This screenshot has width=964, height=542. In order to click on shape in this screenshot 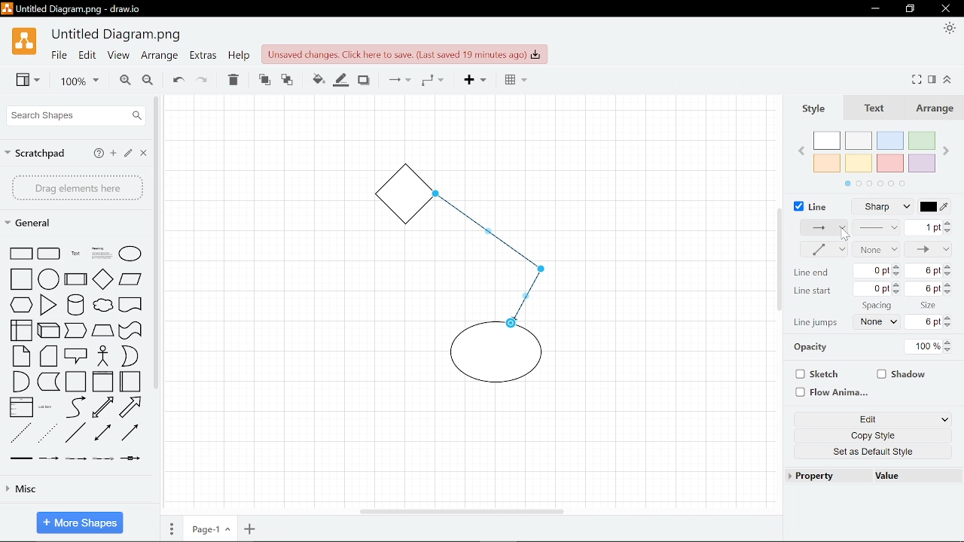, I will do `click(49, 382)`.